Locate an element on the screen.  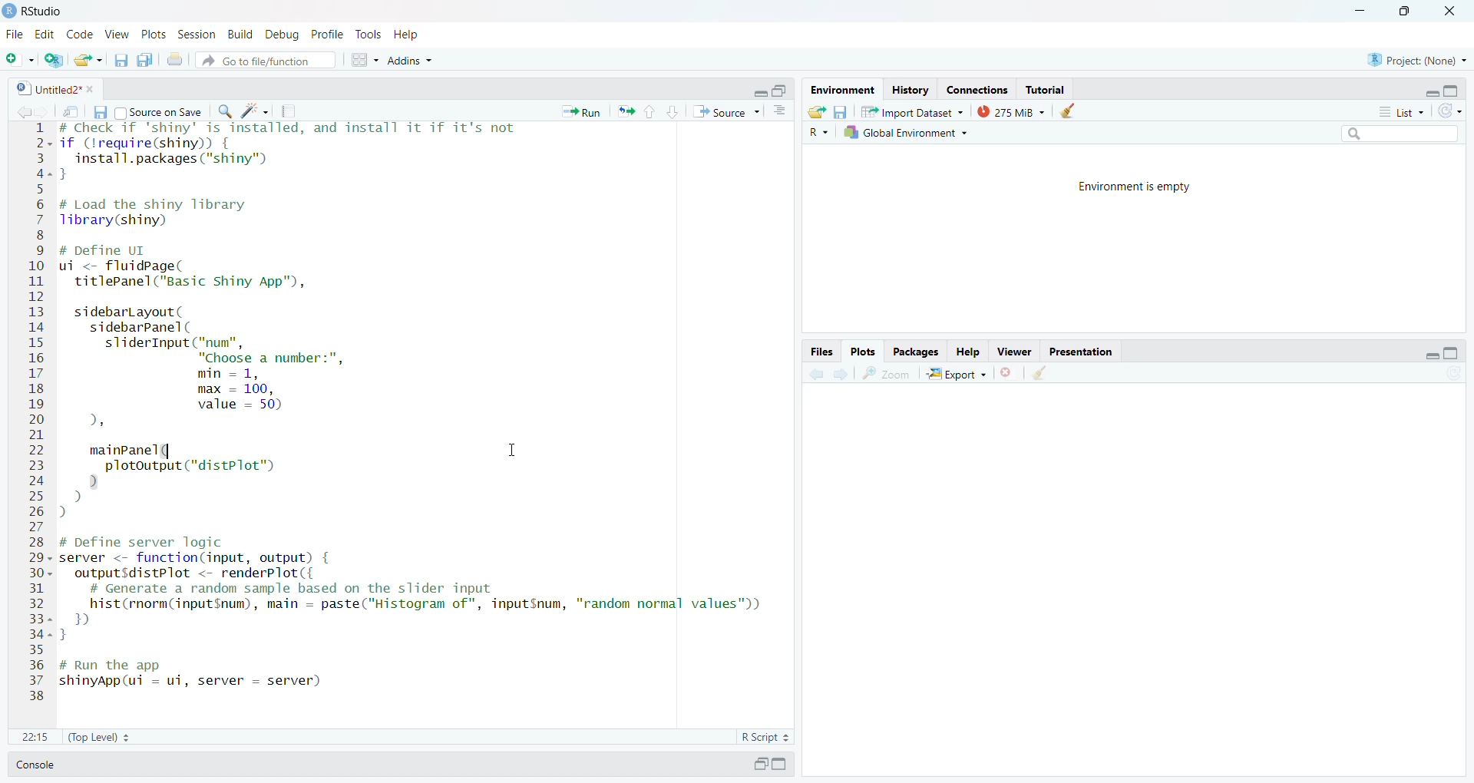
Build is located at coordinates (240, 34).